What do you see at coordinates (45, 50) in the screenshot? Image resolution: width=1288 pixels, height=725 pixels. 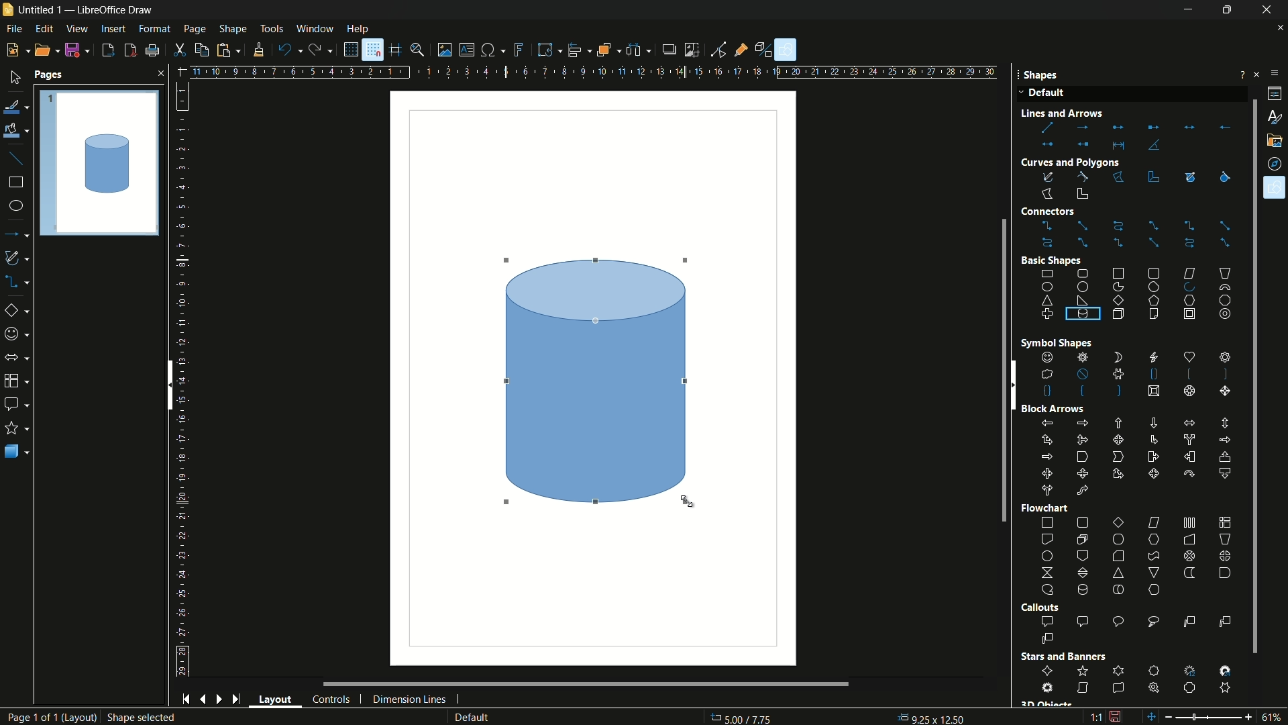 I see `open file` at bounding box center [45, 50].